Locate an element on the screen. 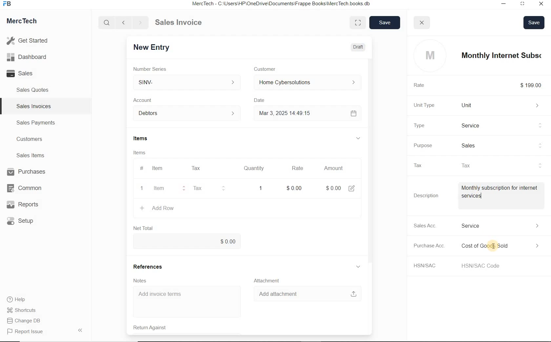 The height and width of the screenshot is (342, 551). Minimize is located at coordinates (498, 5).